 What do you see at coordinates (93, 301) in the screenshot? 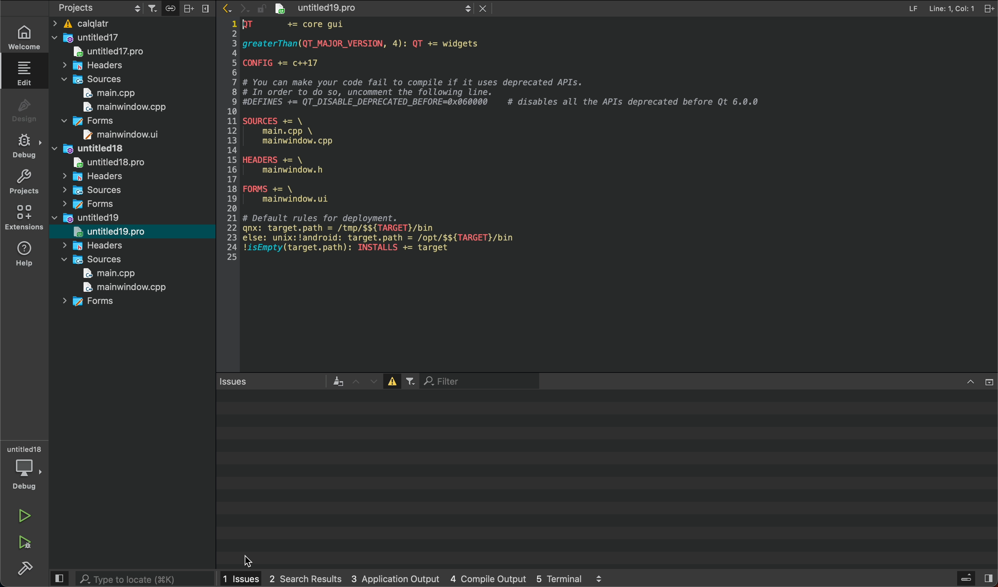
I see `forms` at bounding box center [93, 301].